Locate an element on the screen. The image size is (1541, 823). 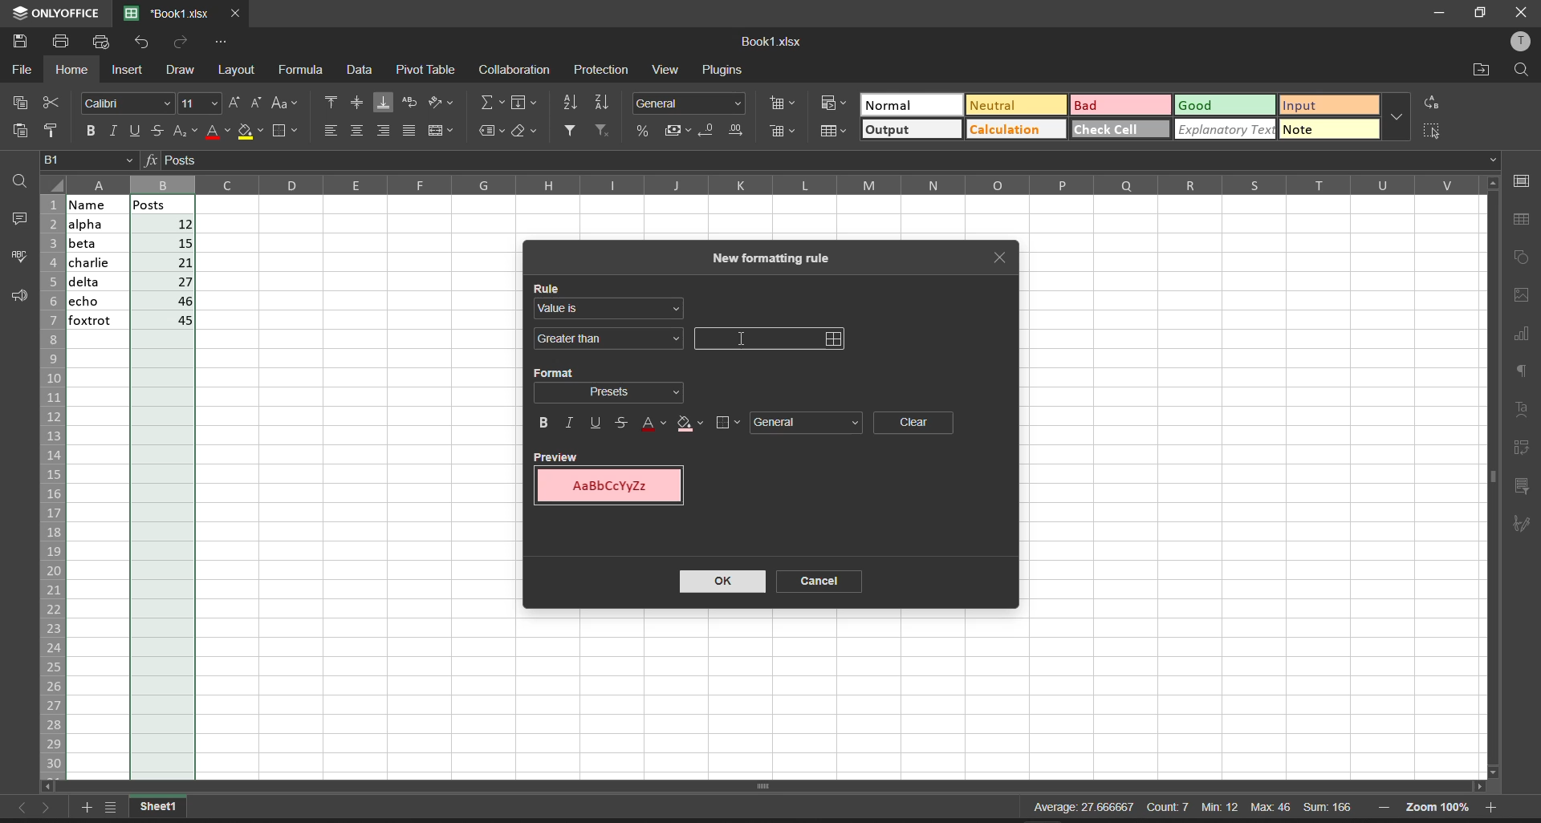
font is located at coordinates (128, 103).